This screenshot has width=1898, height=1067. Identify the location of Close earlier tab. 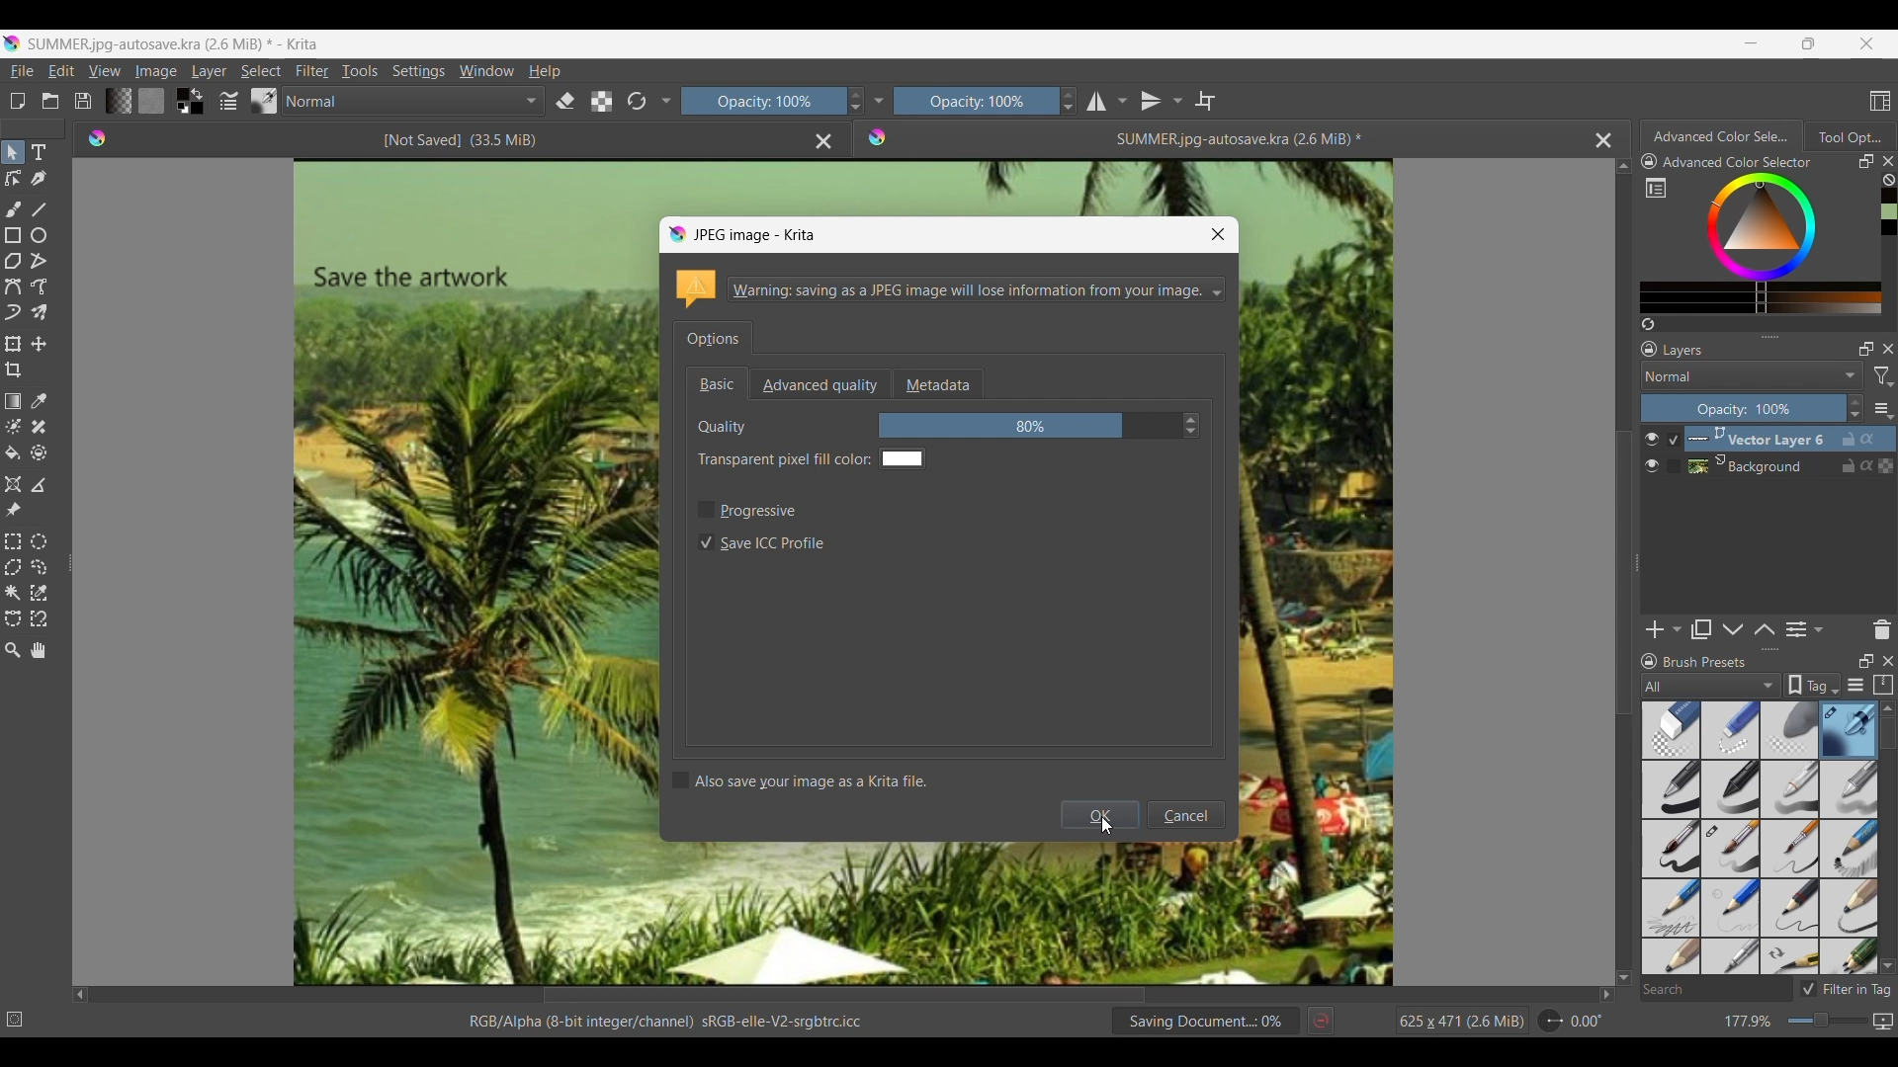
(823, 142).